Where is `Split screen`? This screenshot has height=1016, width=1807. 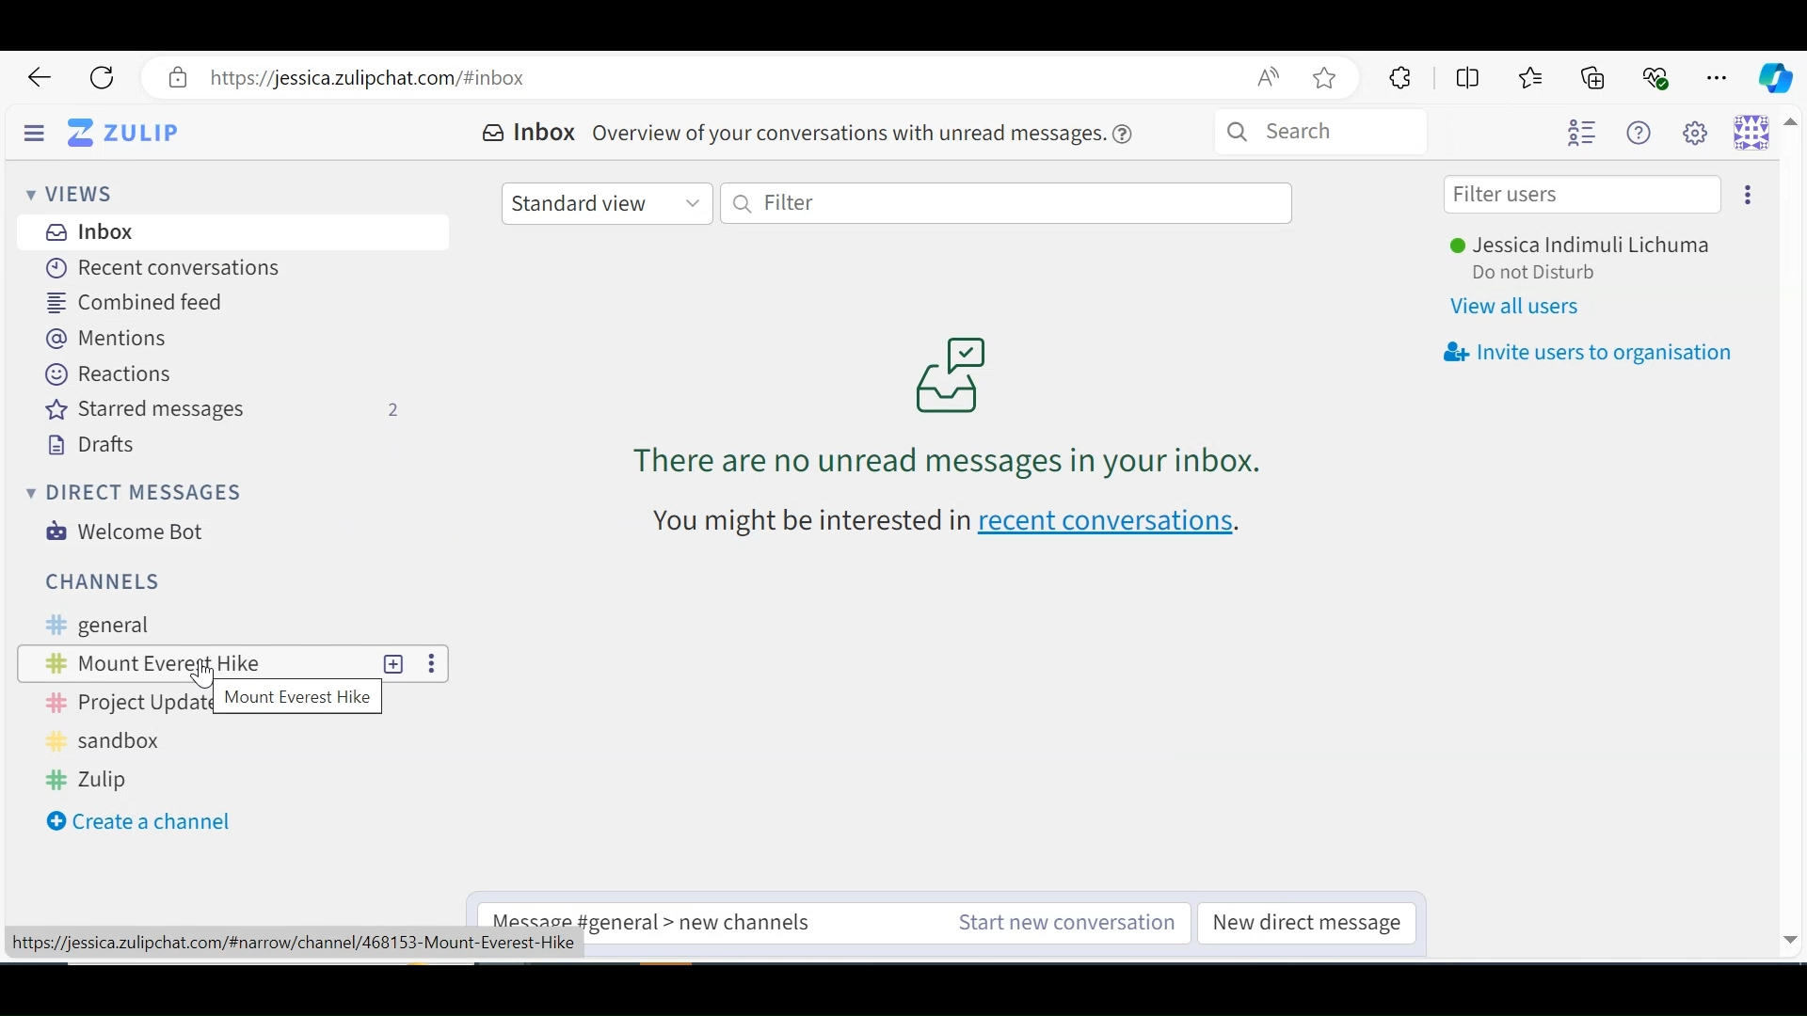
Split screen is located at coordinates (1465, 76).